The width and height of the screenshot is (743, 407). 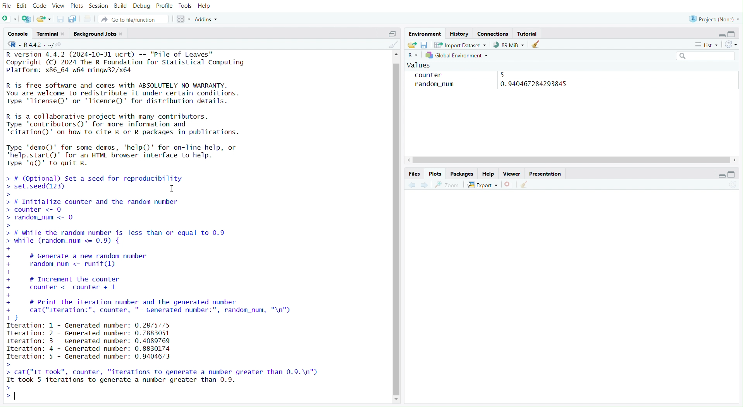 I want to click on Tutorial, so click(x=528, y=33).